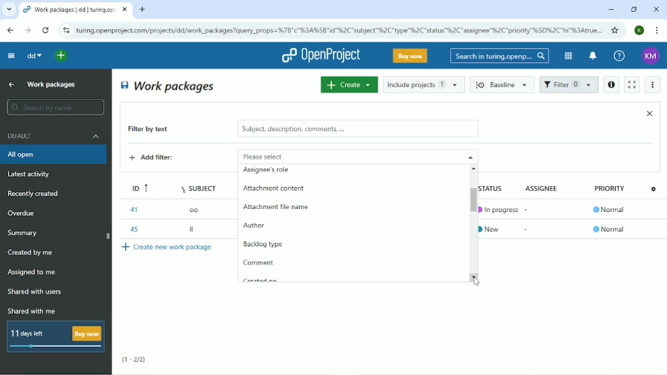 The image size is (667, 375). I want to click on Subject, so click(200, 186).